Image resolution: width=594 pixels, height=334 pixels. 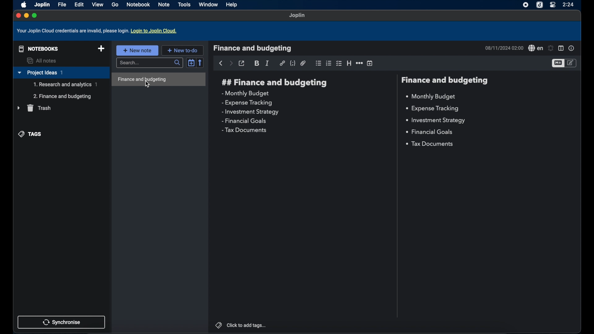 I want to click on minimize, so click(x=26, y=16).